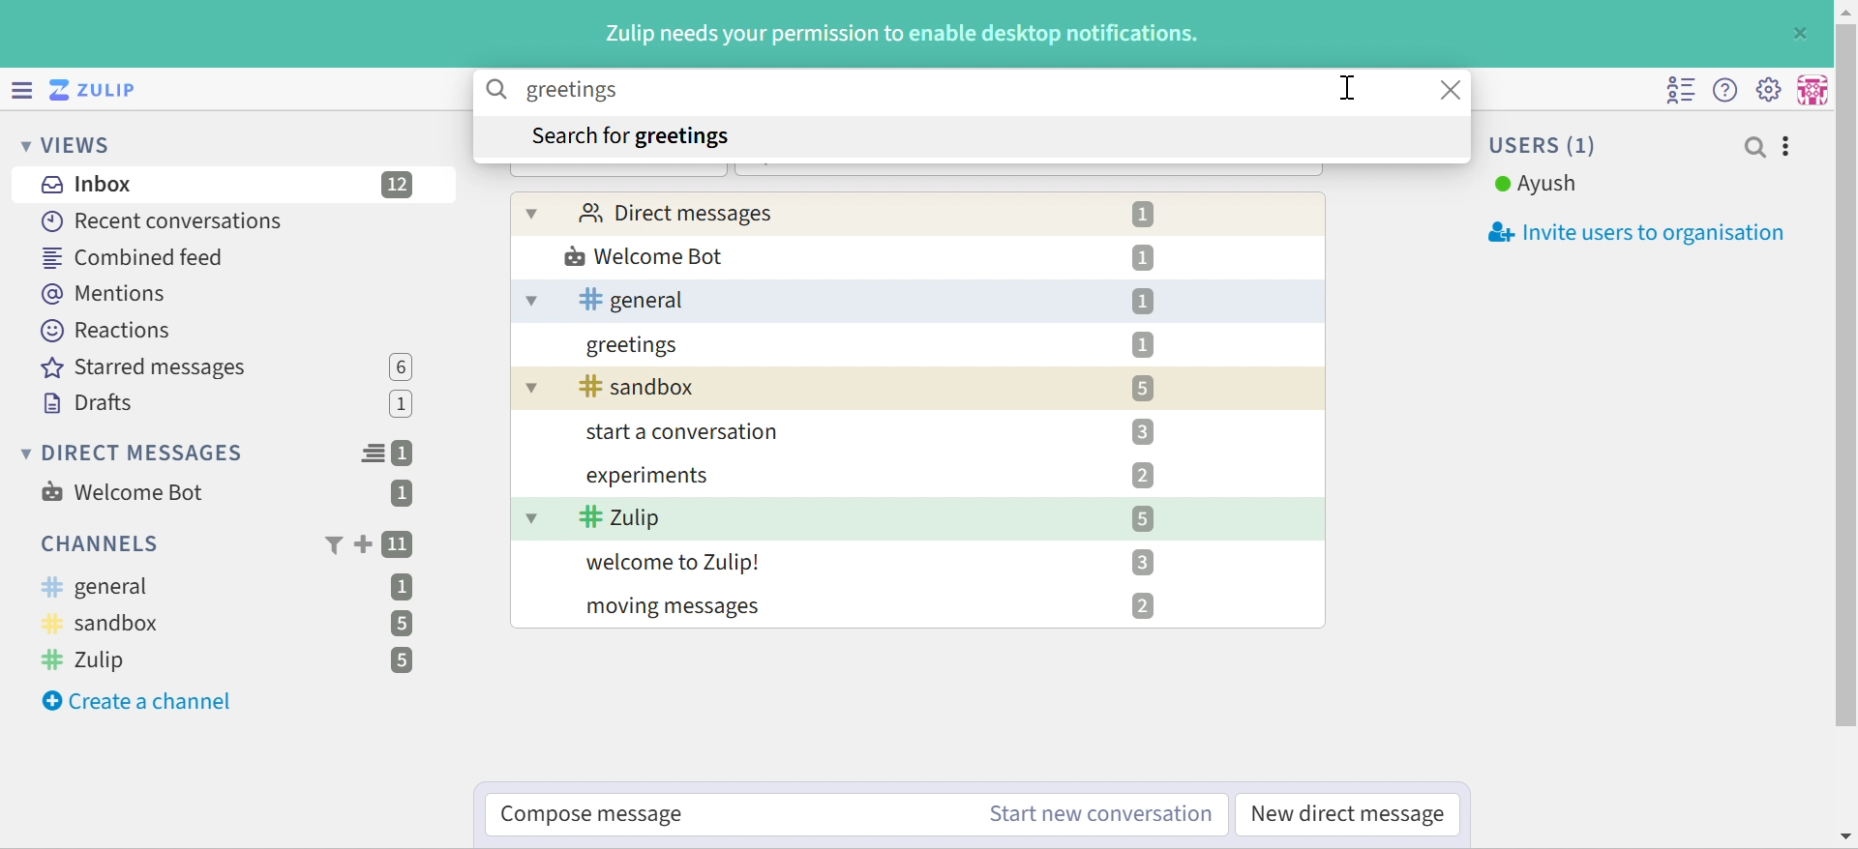  What do you see at coordinates (570, 92) in the screenshot?
I see `greetings` at bounding box center [570, 92].